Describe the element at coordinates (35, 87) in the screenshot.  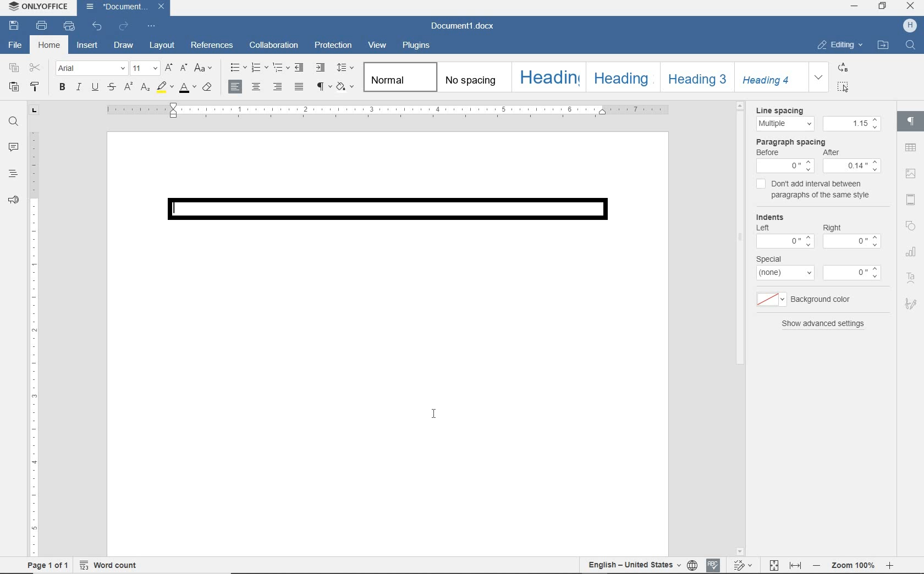
I see `copy style` at that location.